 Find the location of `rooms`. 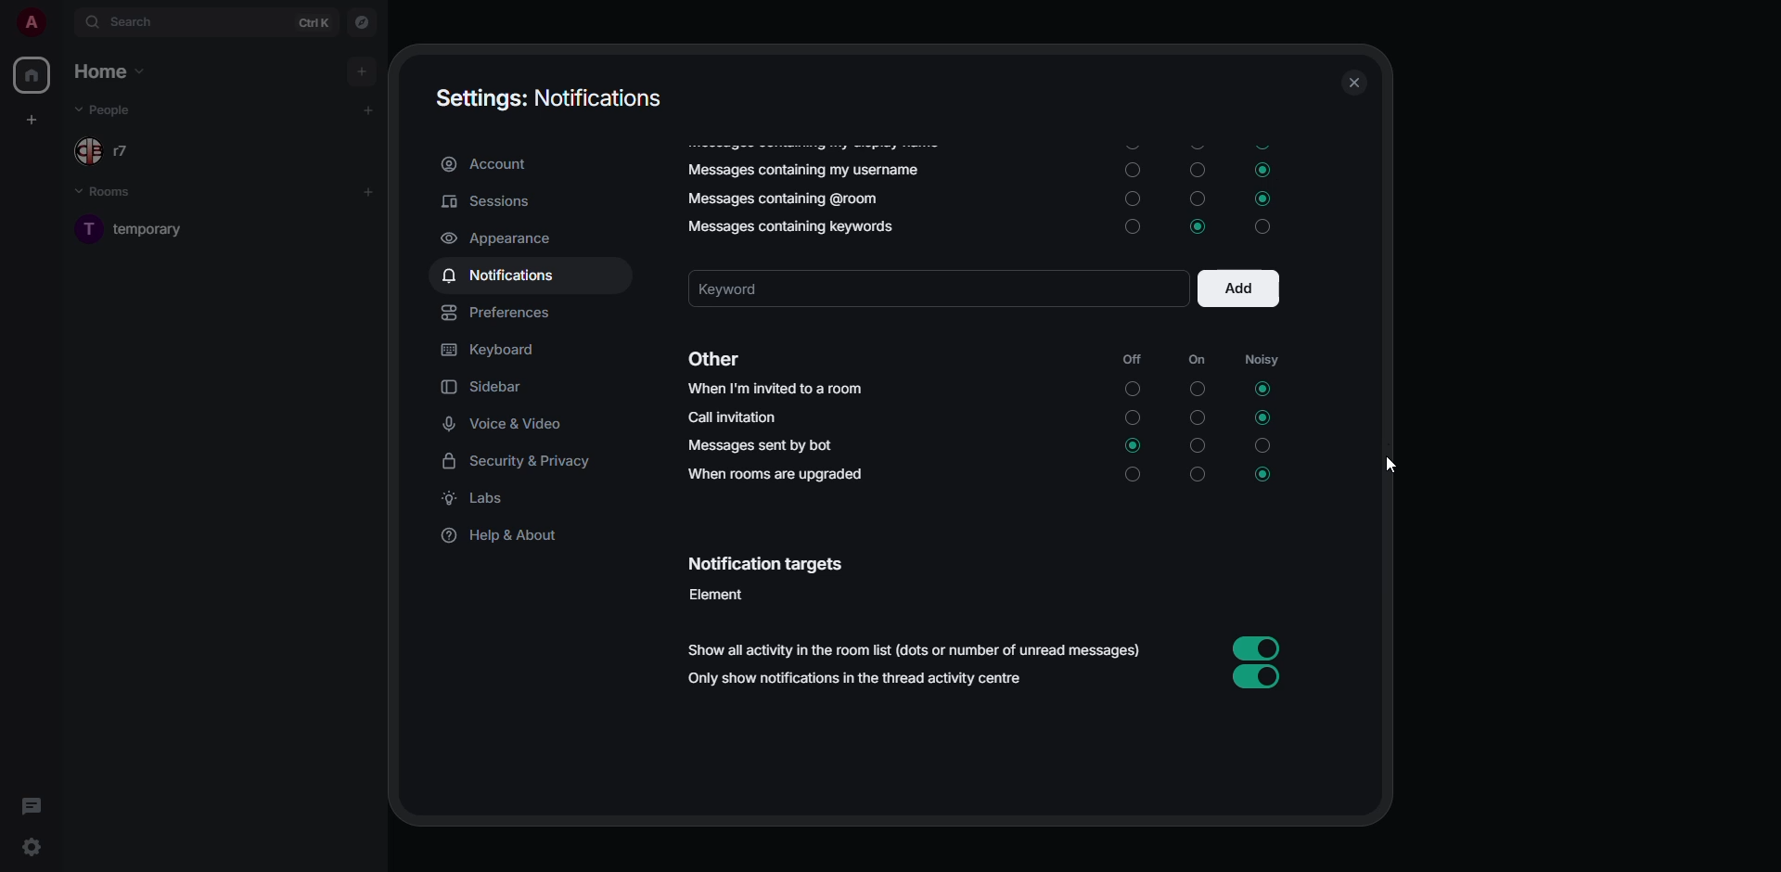

rooms is located at coordinates (115, 194).